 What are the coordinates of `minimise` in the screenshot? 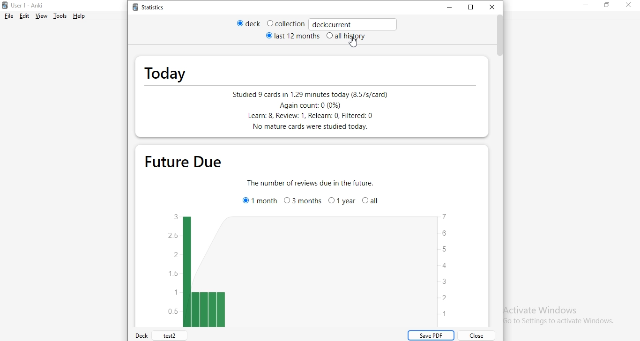 It's located at (444, 7).